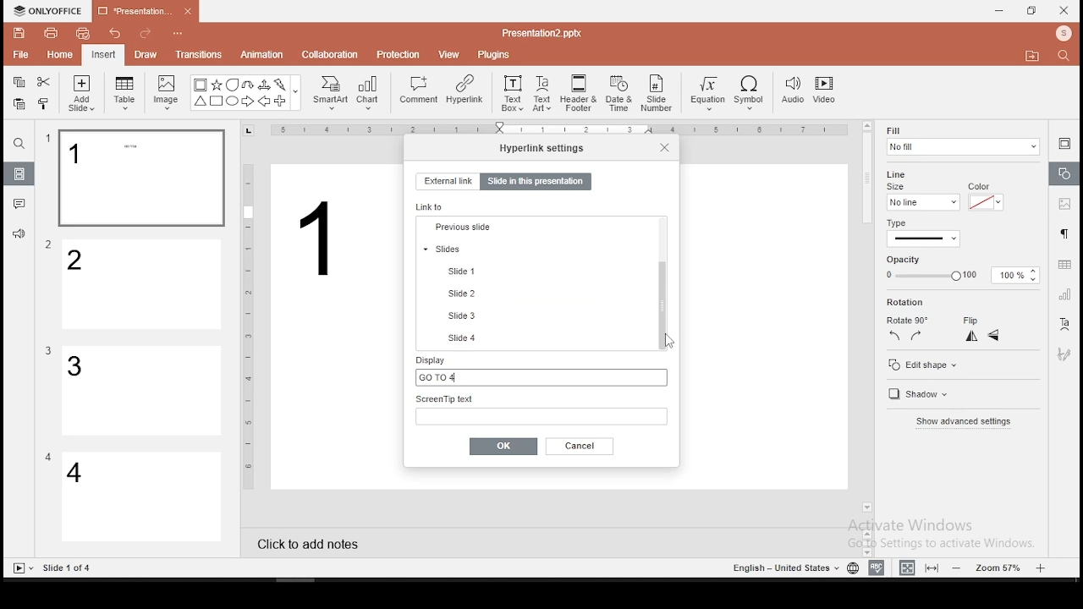  Describe the element at coordinates (140, 391) in the screenshot. I see `slide 3` at that location.